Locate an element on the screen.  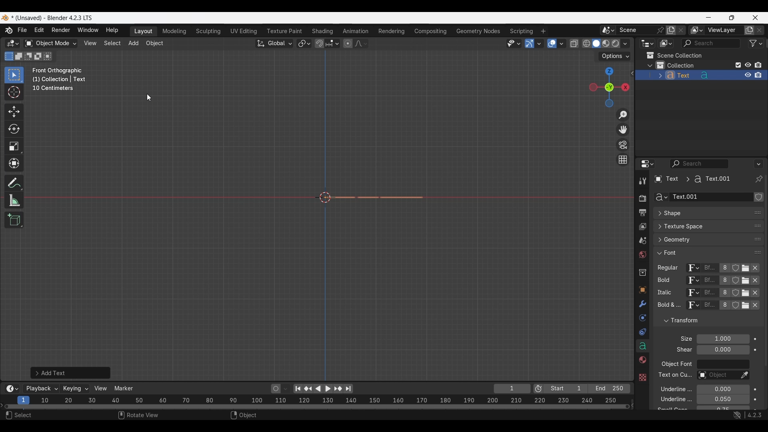
Project and software name is located at coordinates (52, 18).